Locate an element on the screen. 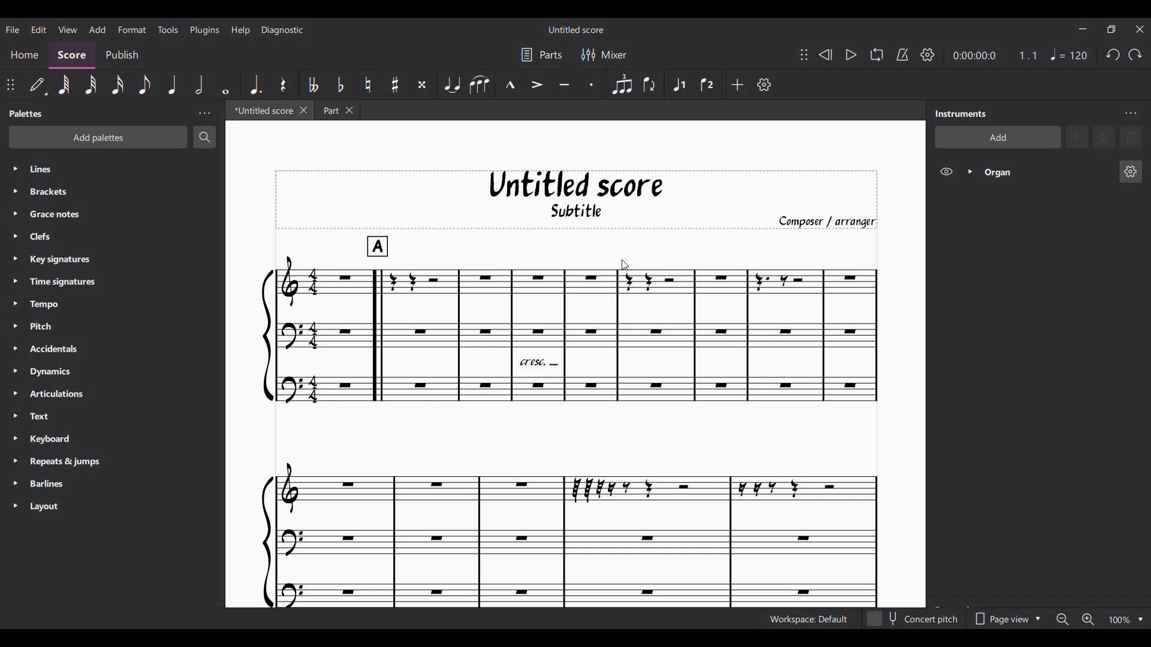  Home section is located at coordinates (25, 54).